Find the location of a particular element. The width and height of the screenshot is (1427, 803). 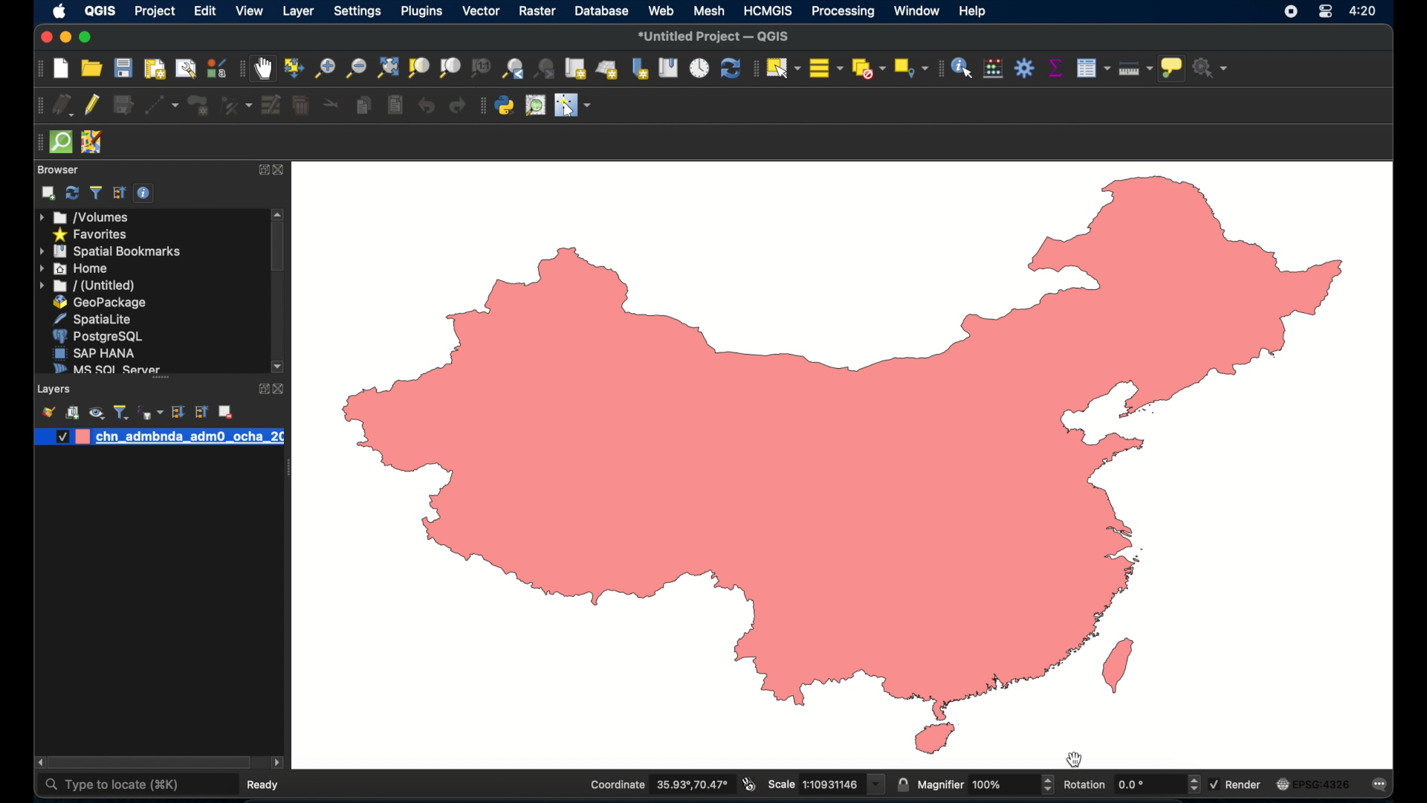

add group is located at coordinates (73, 412).